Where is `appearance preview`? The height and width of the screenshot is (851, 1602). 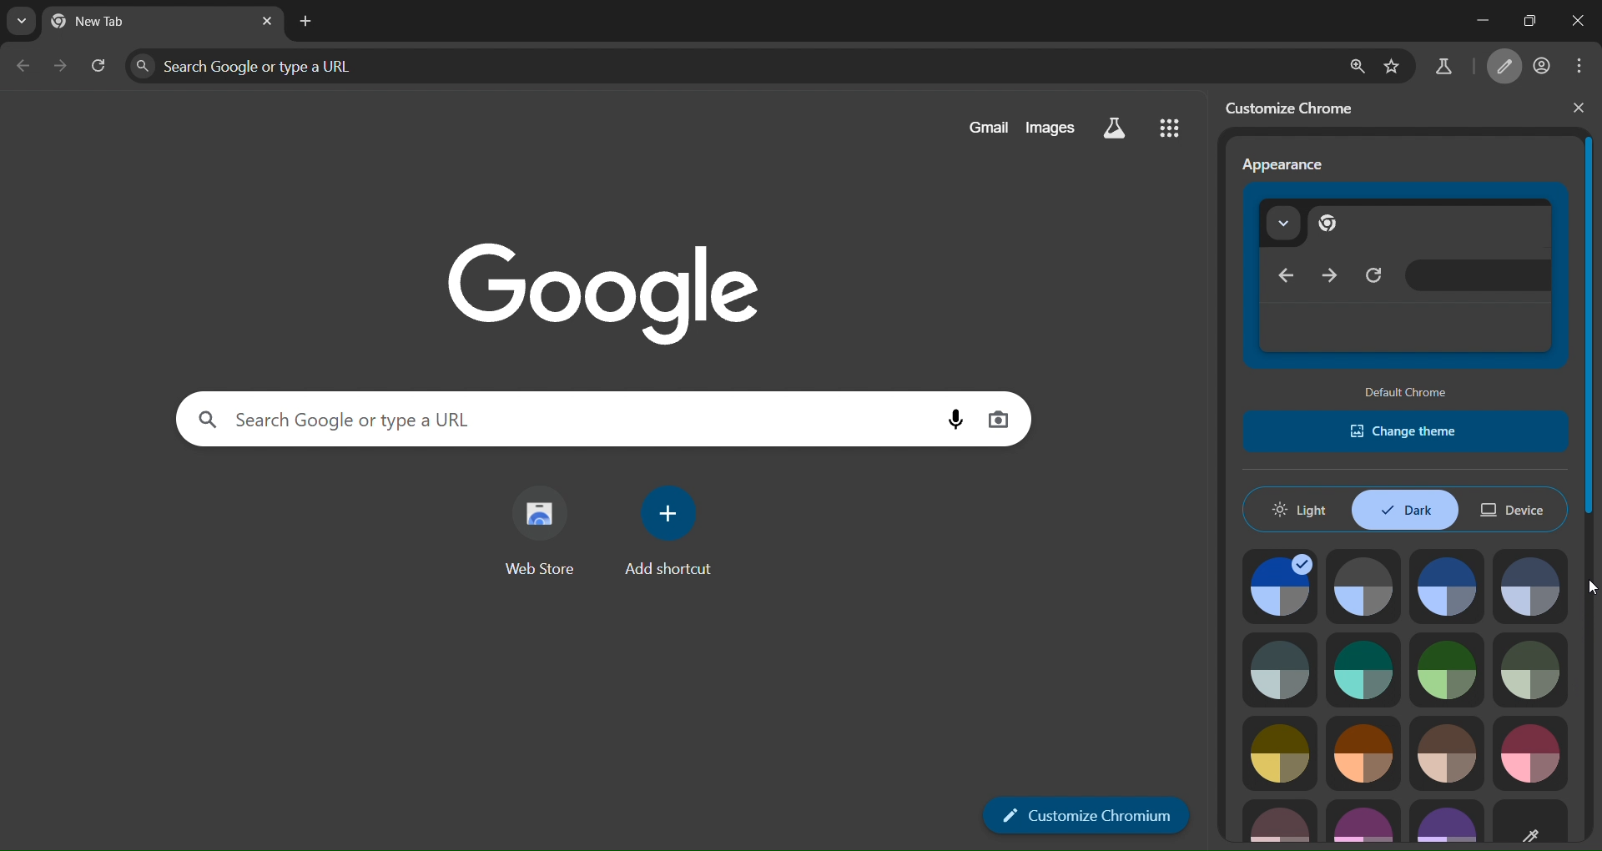 appearance preview is located at coordinates (1407, 279).